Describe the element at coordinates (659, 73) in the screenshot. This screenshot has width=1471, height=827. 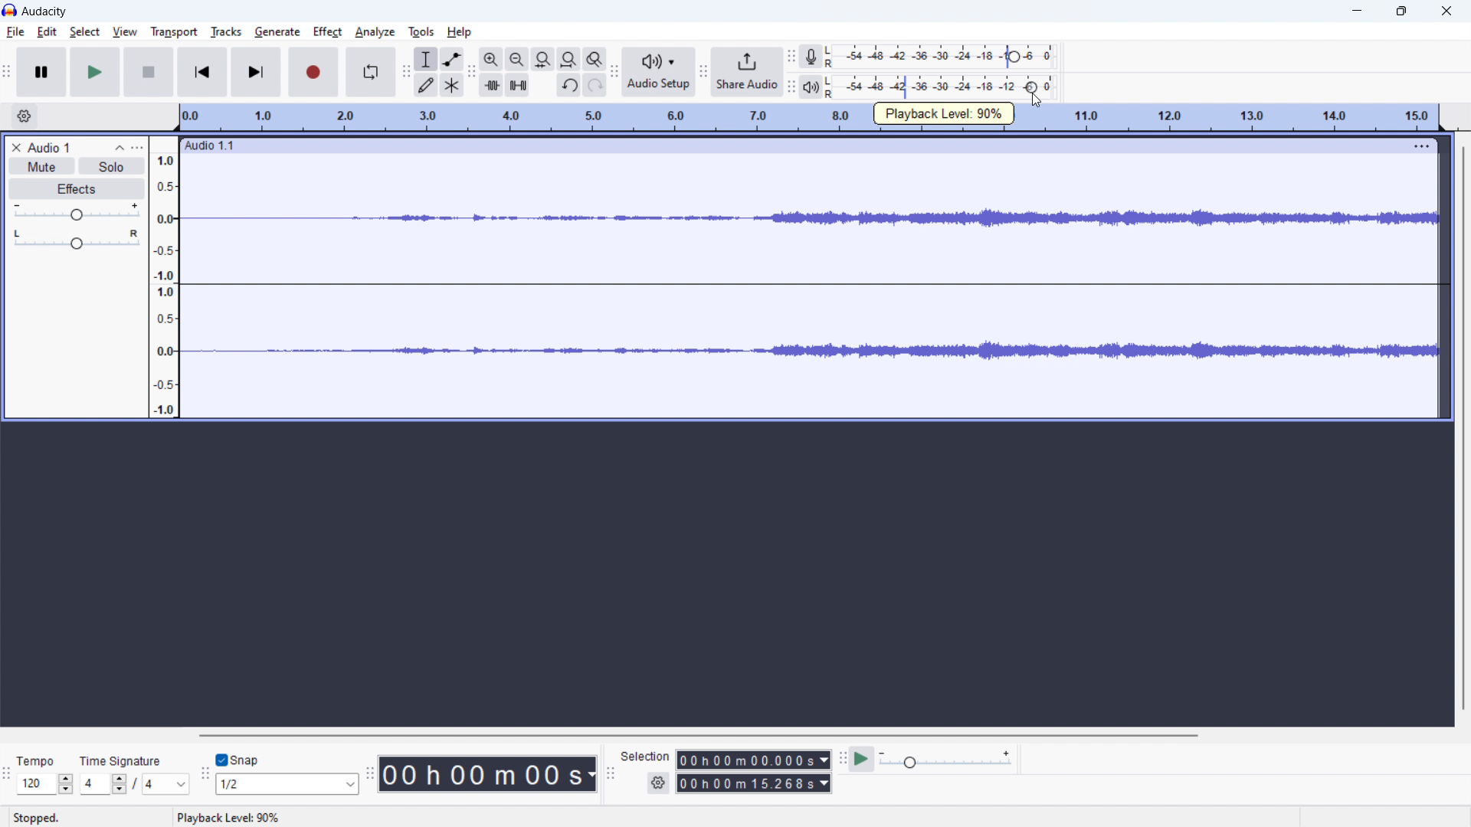
I see `audio setup` at that location.